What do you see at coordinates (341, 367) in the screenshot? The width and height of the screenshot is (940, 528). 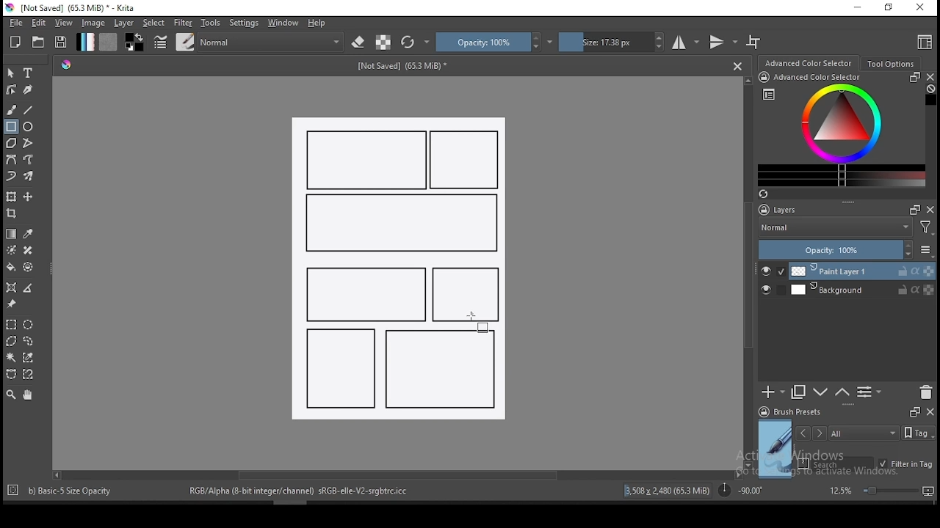 I see `new rectangle` at bounding box center [341, 367].